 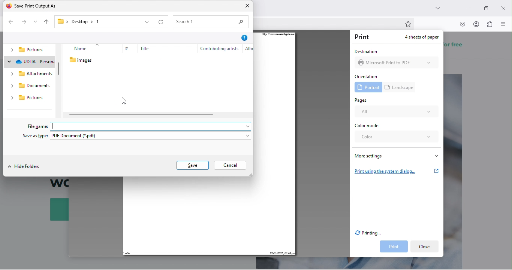 I want to click on close, so click(x=503, y=6).